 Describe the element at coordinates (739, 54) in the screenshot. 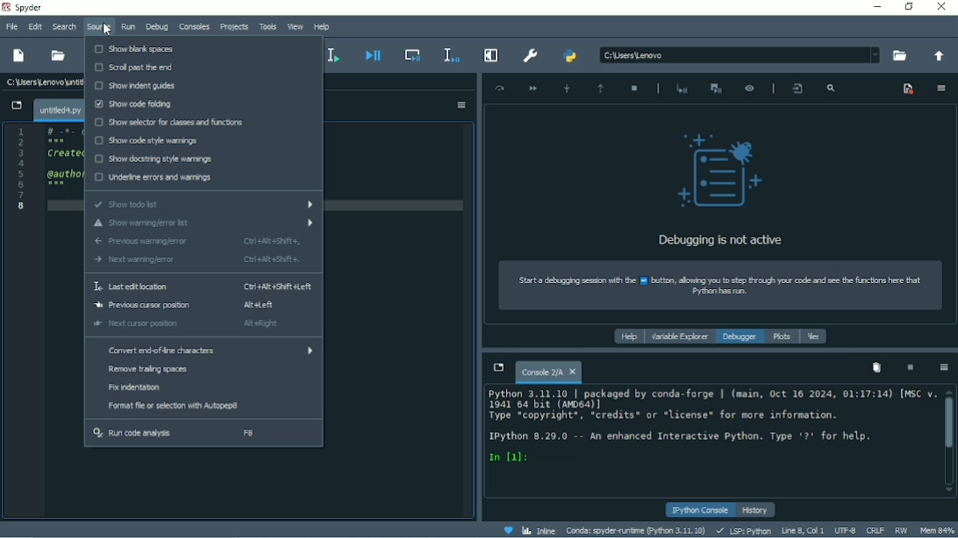

I see `File Location` at that location.